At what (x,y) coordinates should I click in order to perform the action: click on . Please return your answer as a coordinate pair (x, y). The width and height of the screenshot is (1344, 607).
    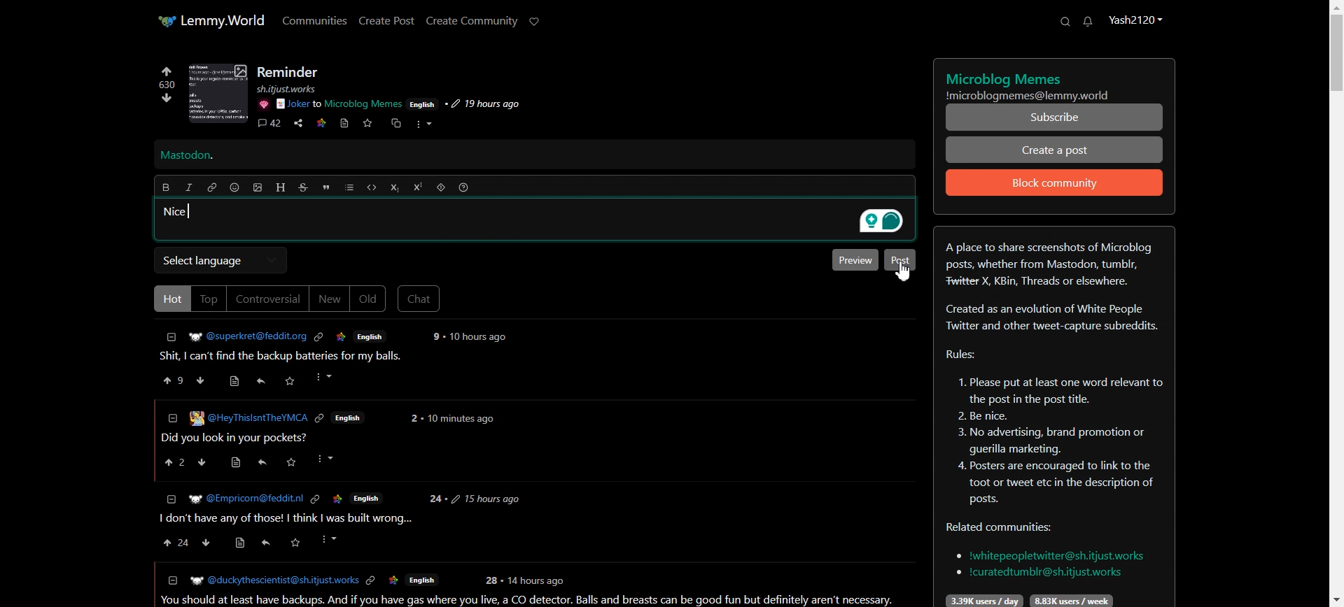
    Looking at the image, I should click on (367, 497).